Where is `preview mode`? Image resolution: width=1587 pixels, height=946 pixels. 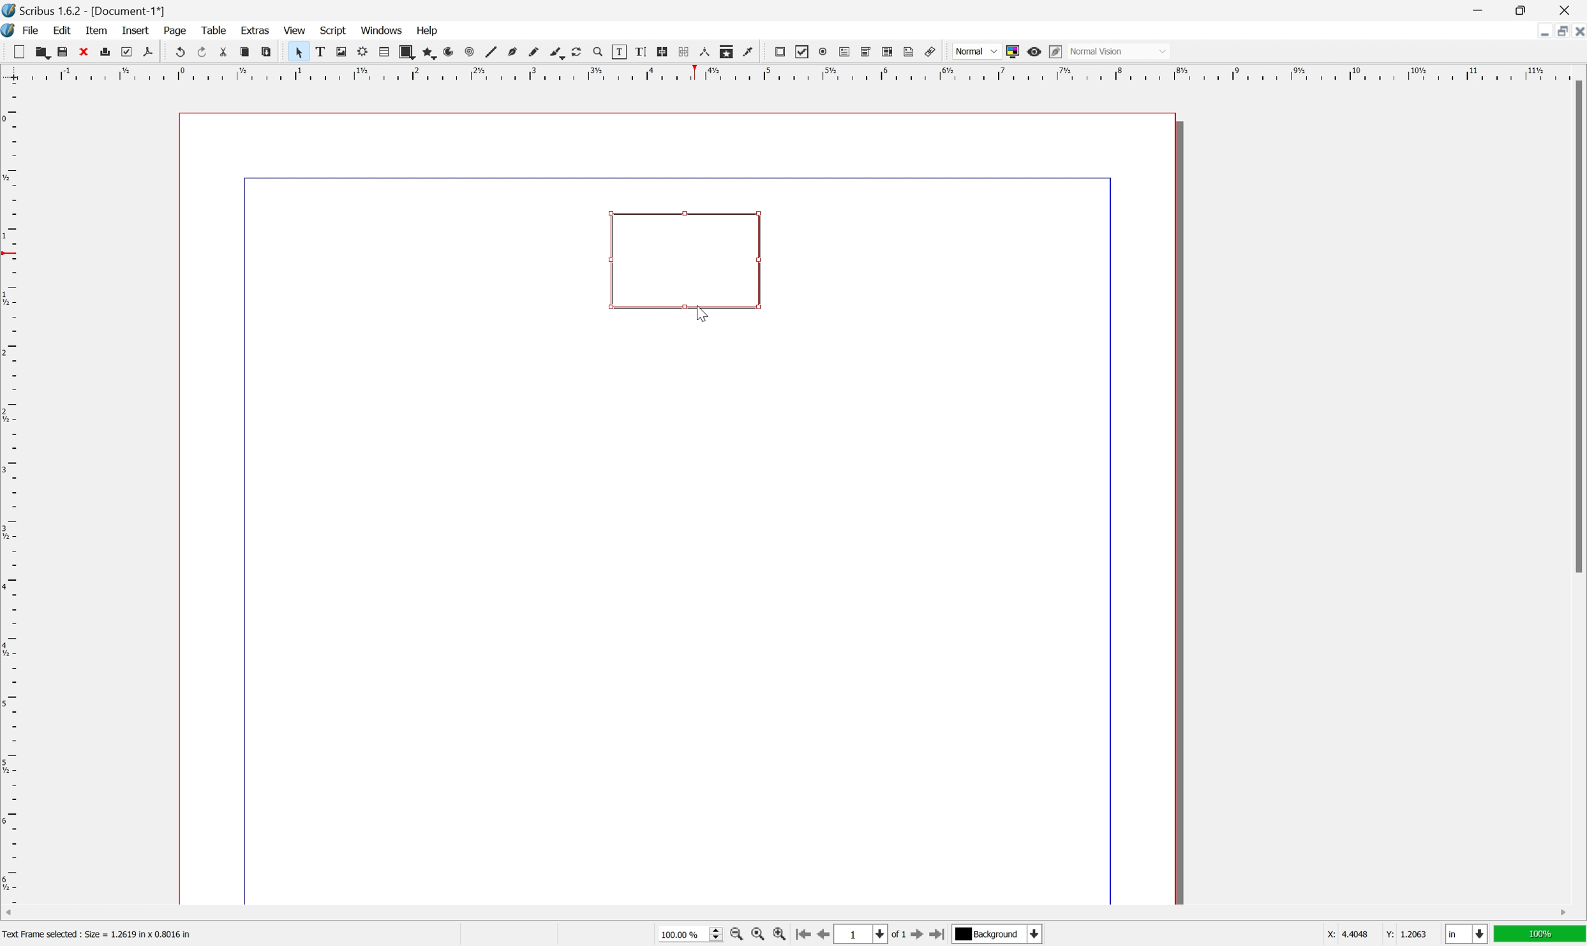 preview mode is located at coordinates (1033, 52).